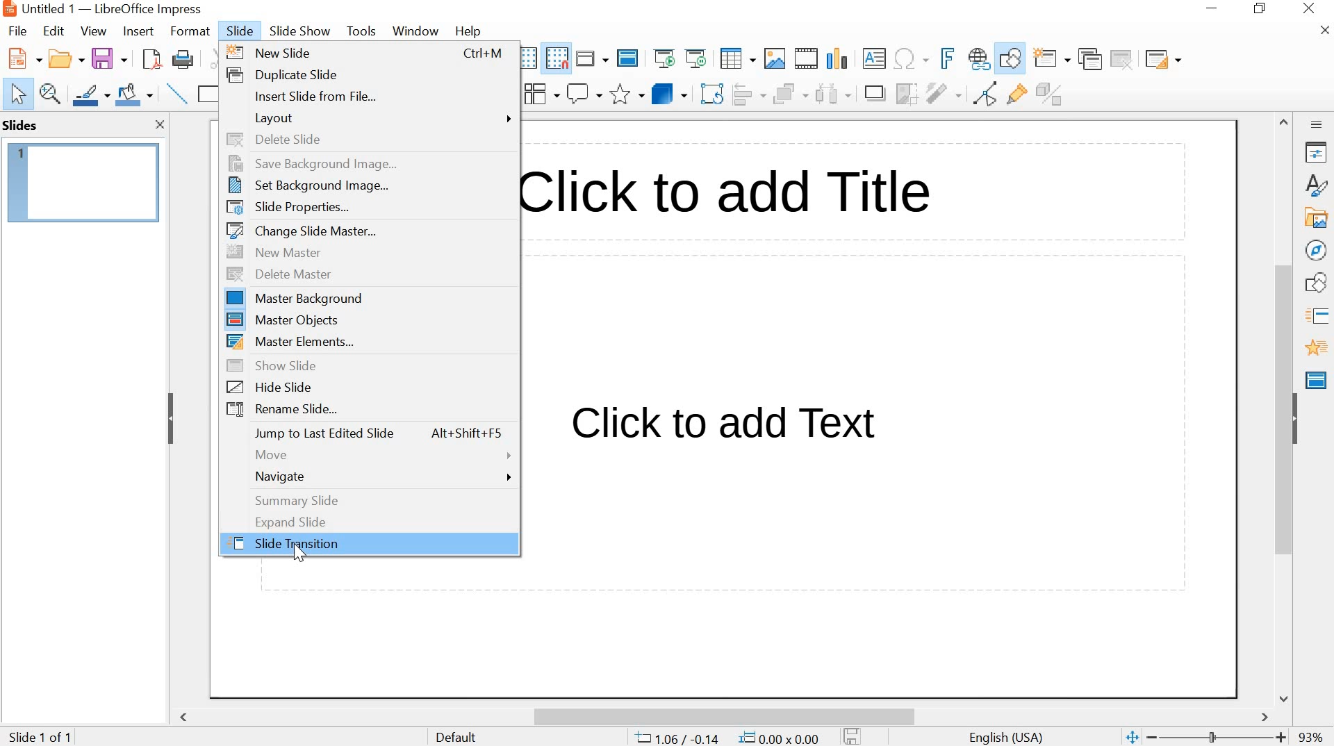 The image size is (1334, 746). What do you see at coordinates (837, 57) in the screenshot?
I see `Insert chart` at bounding box center [837, 57].